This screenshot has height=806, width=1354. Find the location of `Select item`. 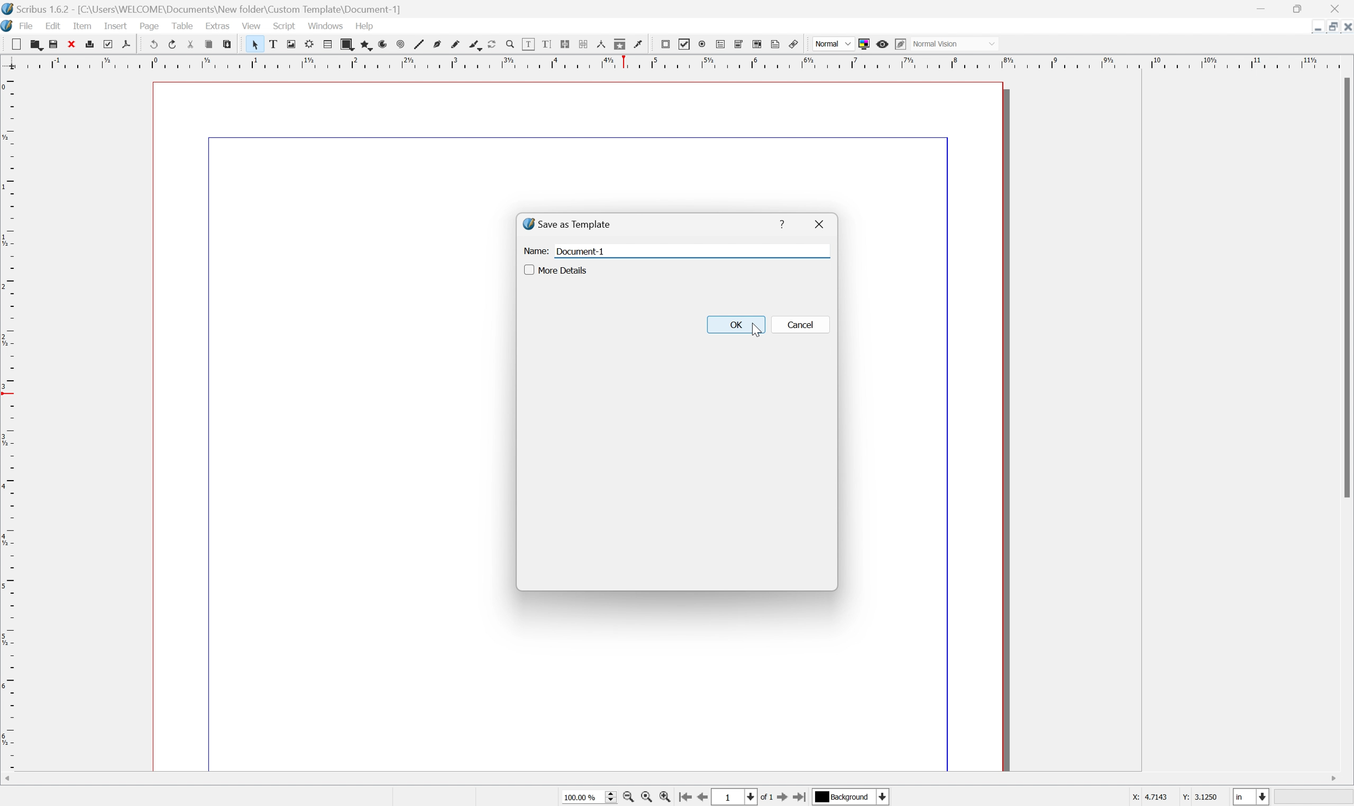

Select item is located at coordinates (257, 44).